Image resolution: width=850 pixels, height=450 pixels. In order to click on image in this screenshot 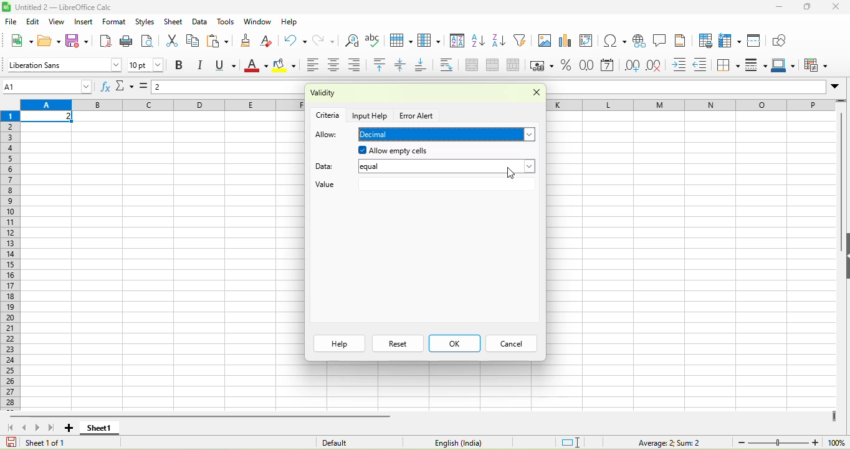, I will do `click(544, 42)`.